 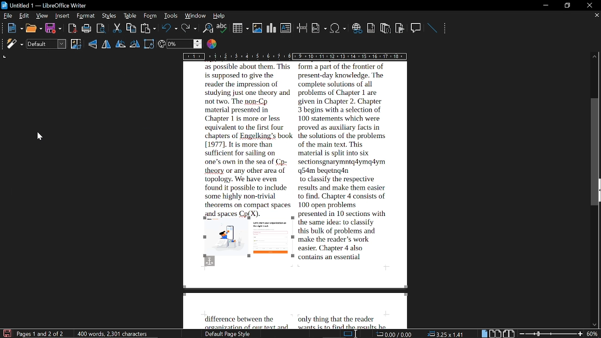 What do you see at coordinates (194, 15) in the screenshot?
I see `window` at bounding box center [194, 15].